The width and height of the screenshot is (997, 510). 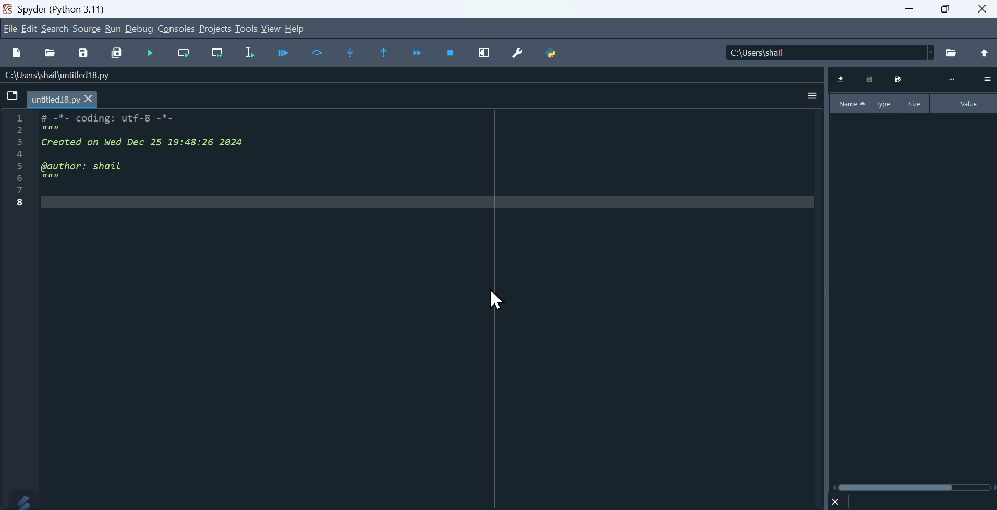 What do you see at coordinates (317, 53) in the screenshot?
I see `Replace text` at bounding box center [317, 53].